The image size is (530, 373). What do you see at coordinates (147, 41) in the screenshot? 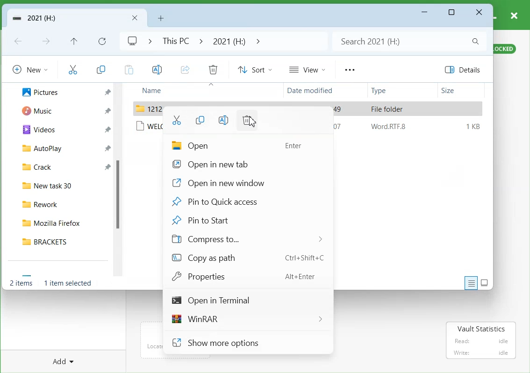
I see `Drop down box` at bounding box center [147, 41].